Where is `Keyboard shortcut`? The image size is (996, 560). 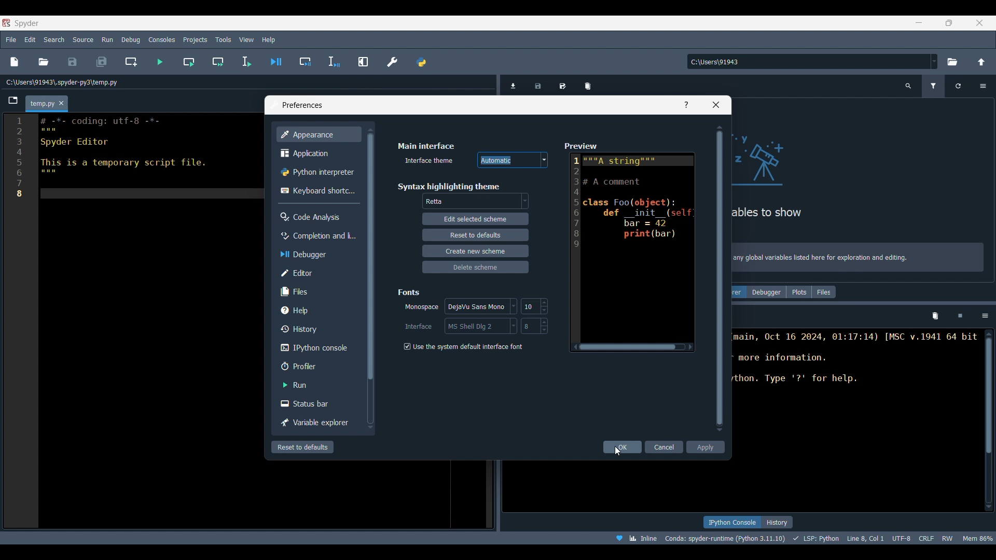 Keyboard shortcut is located at coordinates (317, 190).